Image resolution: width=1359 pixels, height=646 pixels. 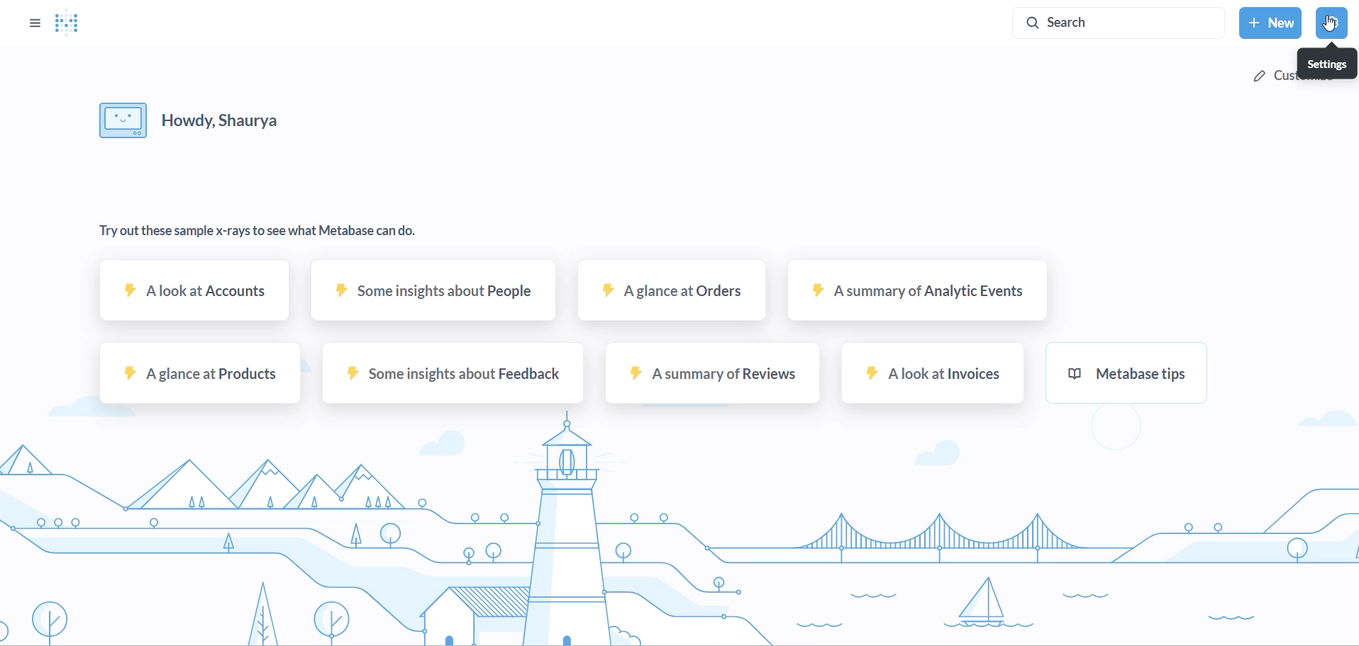 I want to click on TEXT, so click(x=264, y=222).